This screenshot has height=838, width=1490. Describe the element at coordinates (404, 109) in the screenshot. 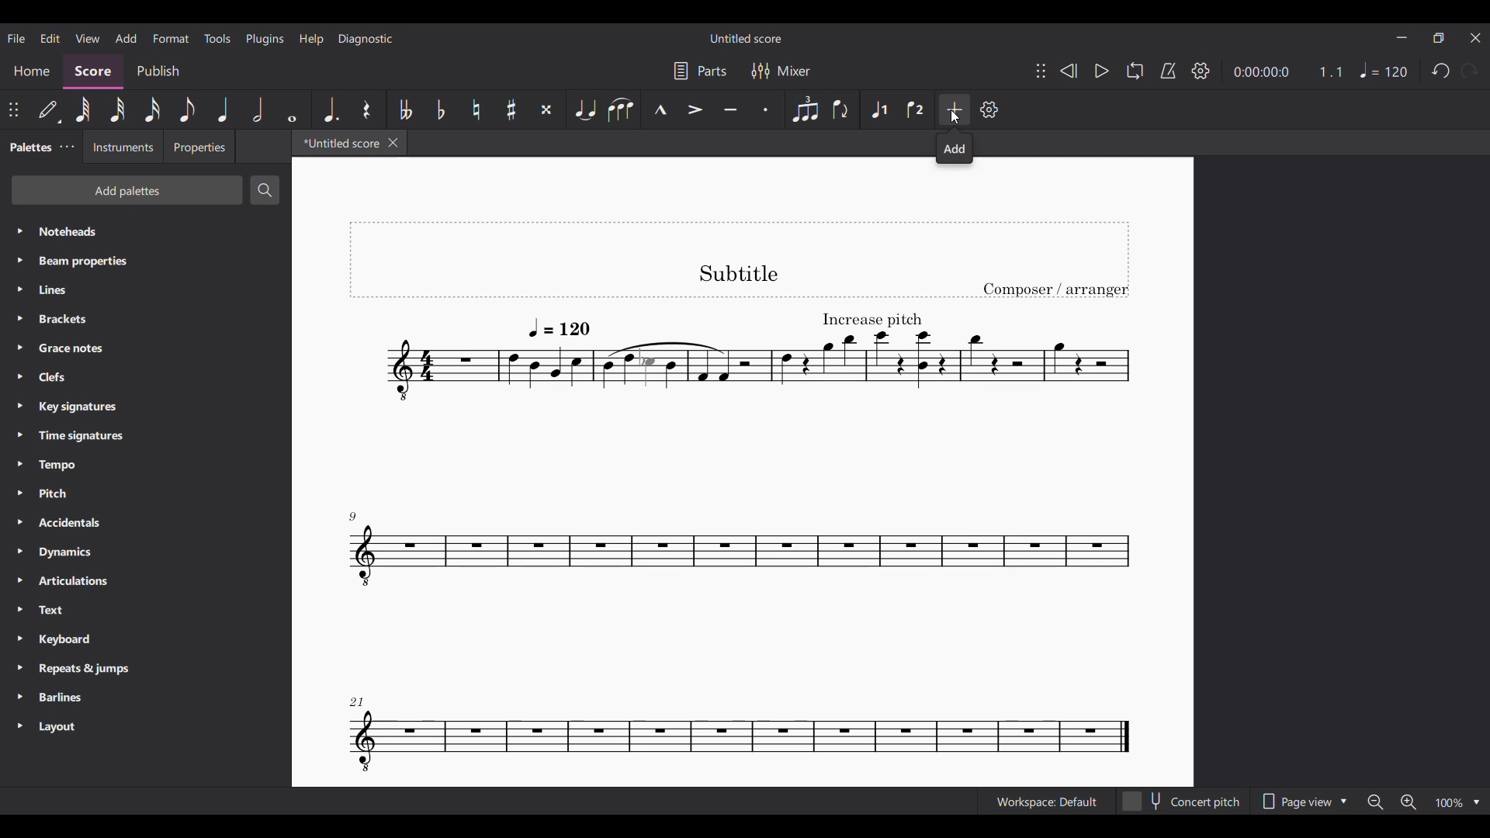

I see `Toggle double flat` at that location.